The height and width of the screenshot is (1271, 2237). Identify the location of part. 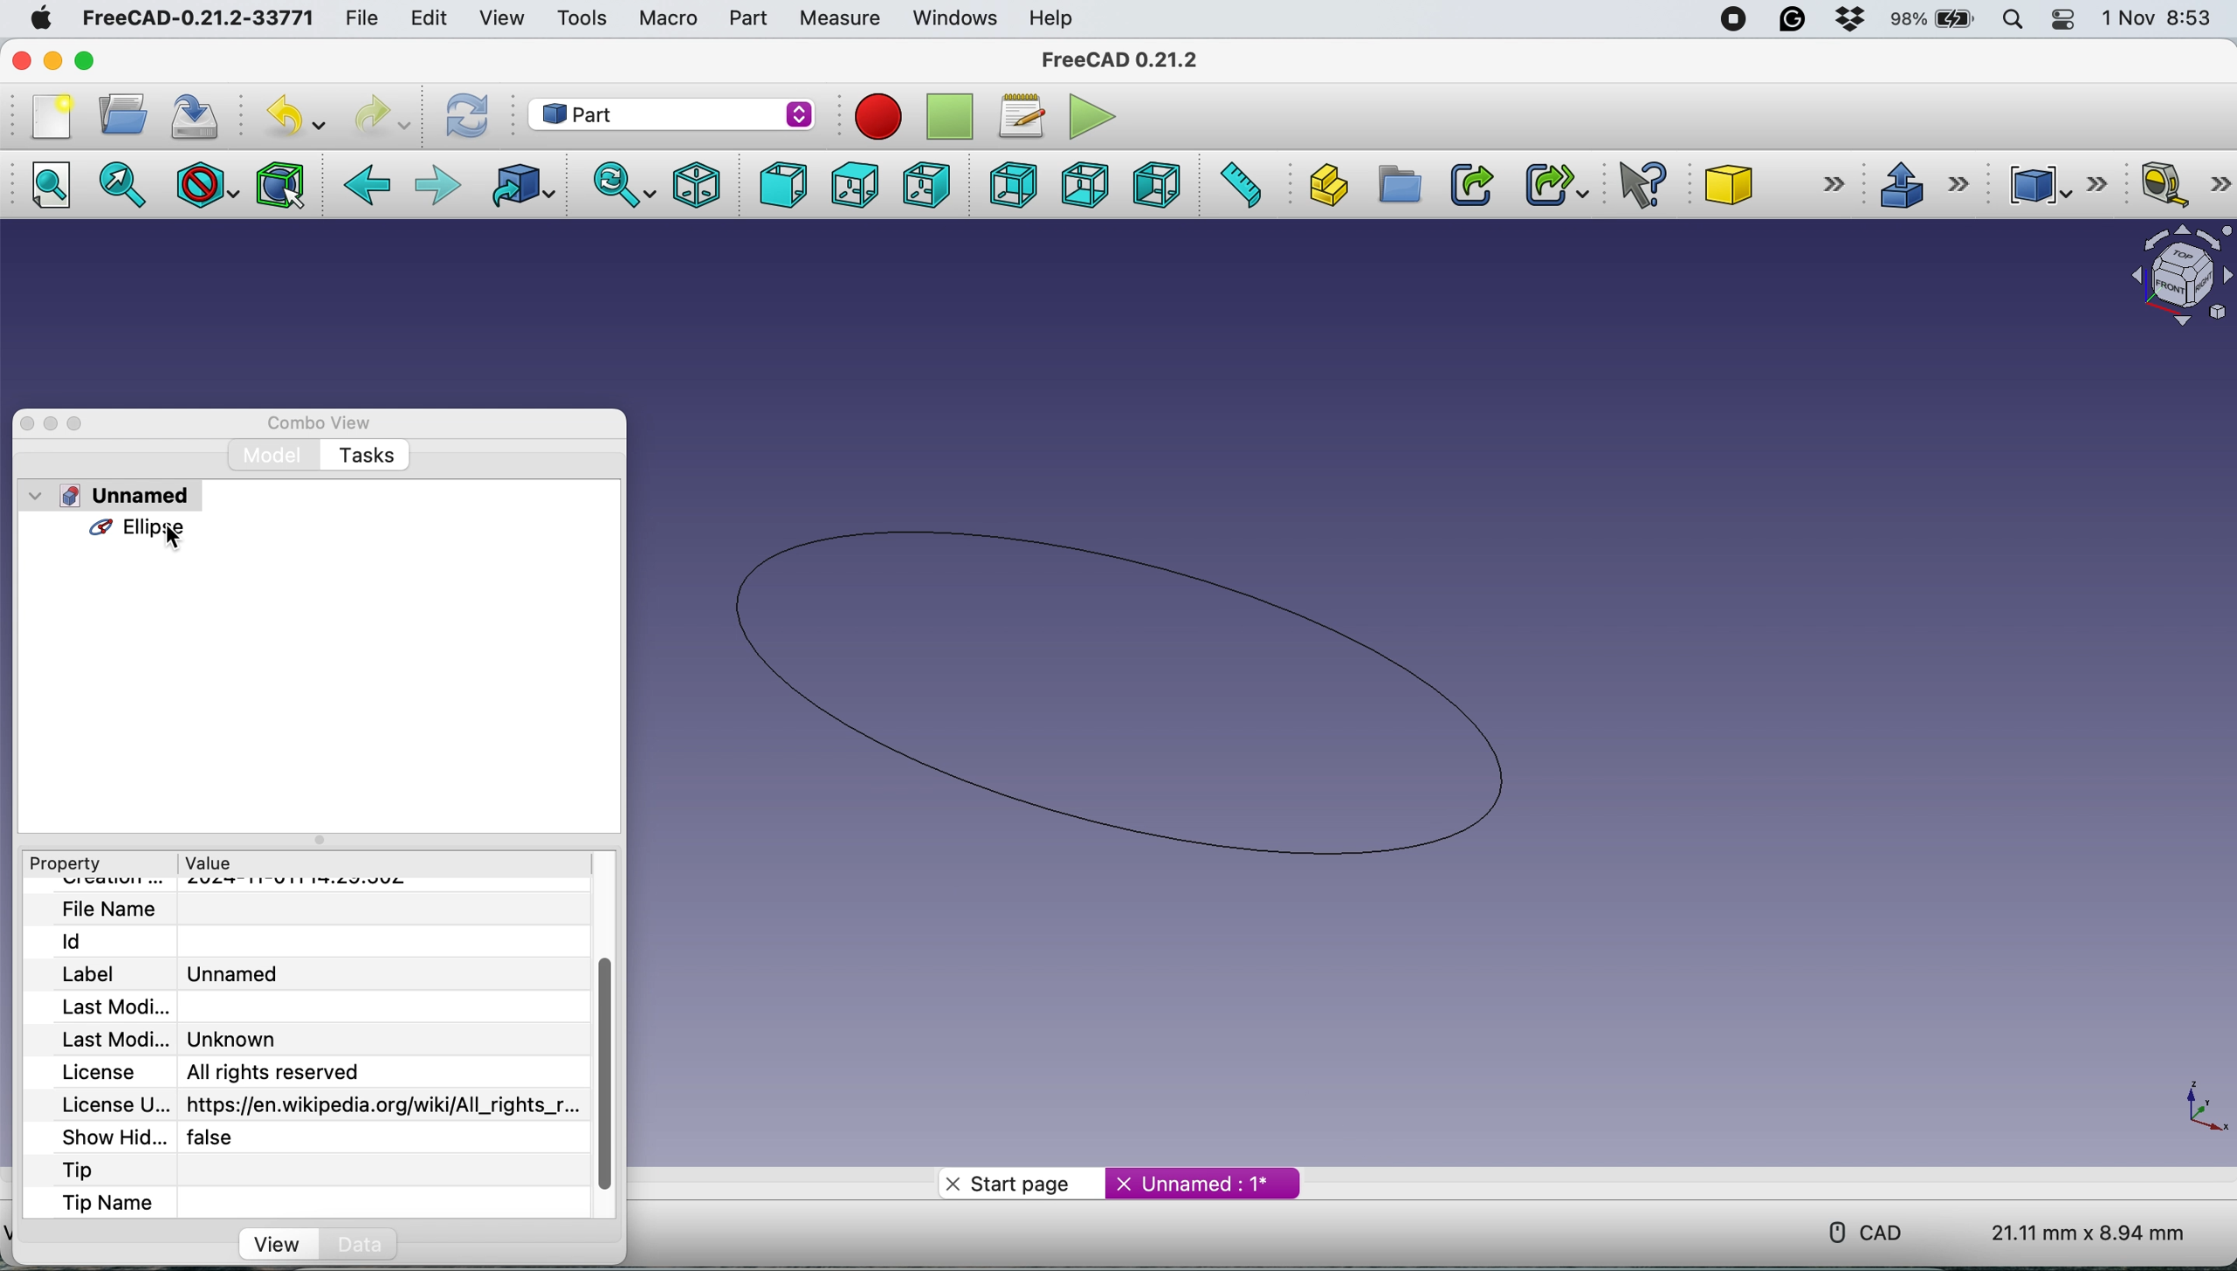
(746, 19).